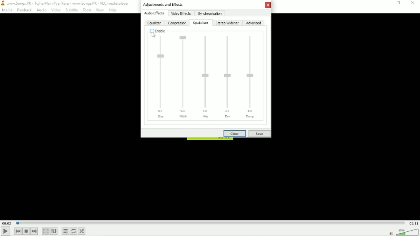  What do you see at coordinates (24, 10) in the screenshot?
I see `Playback` at bounding box center [24, 10].